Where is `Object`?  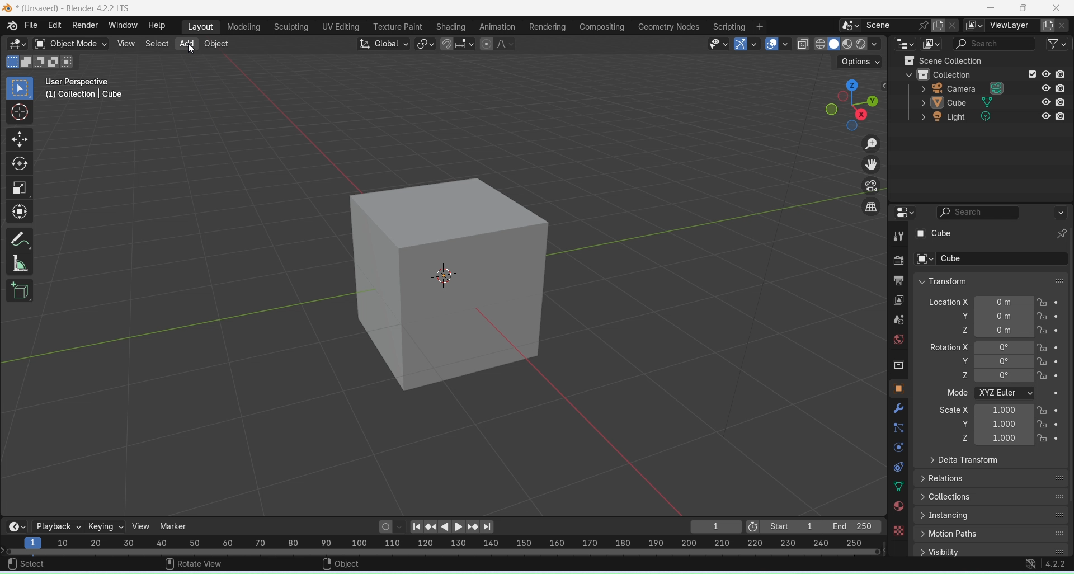 Object is located at coordinates (898, 388).